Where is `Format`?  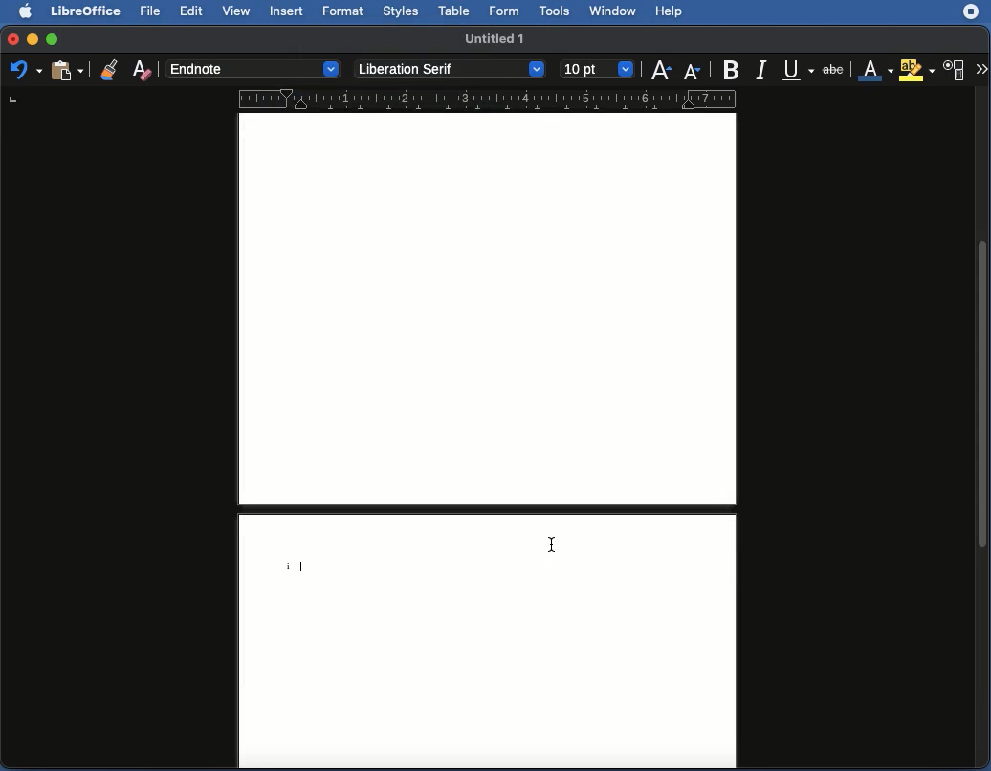
Format is located at coordinates (344, 11).